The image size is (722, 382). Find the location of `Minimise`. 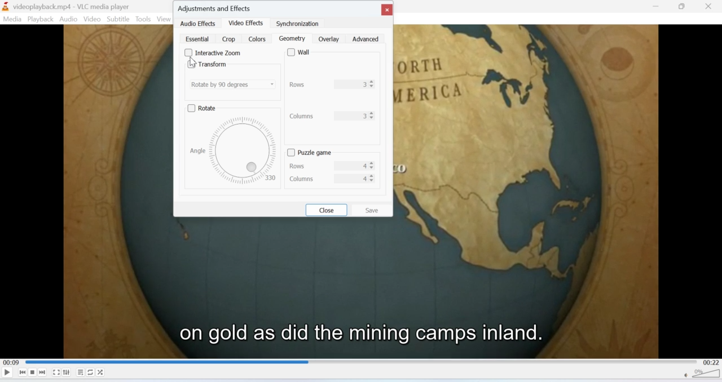

Minimise is located at coordinates (658, 6).